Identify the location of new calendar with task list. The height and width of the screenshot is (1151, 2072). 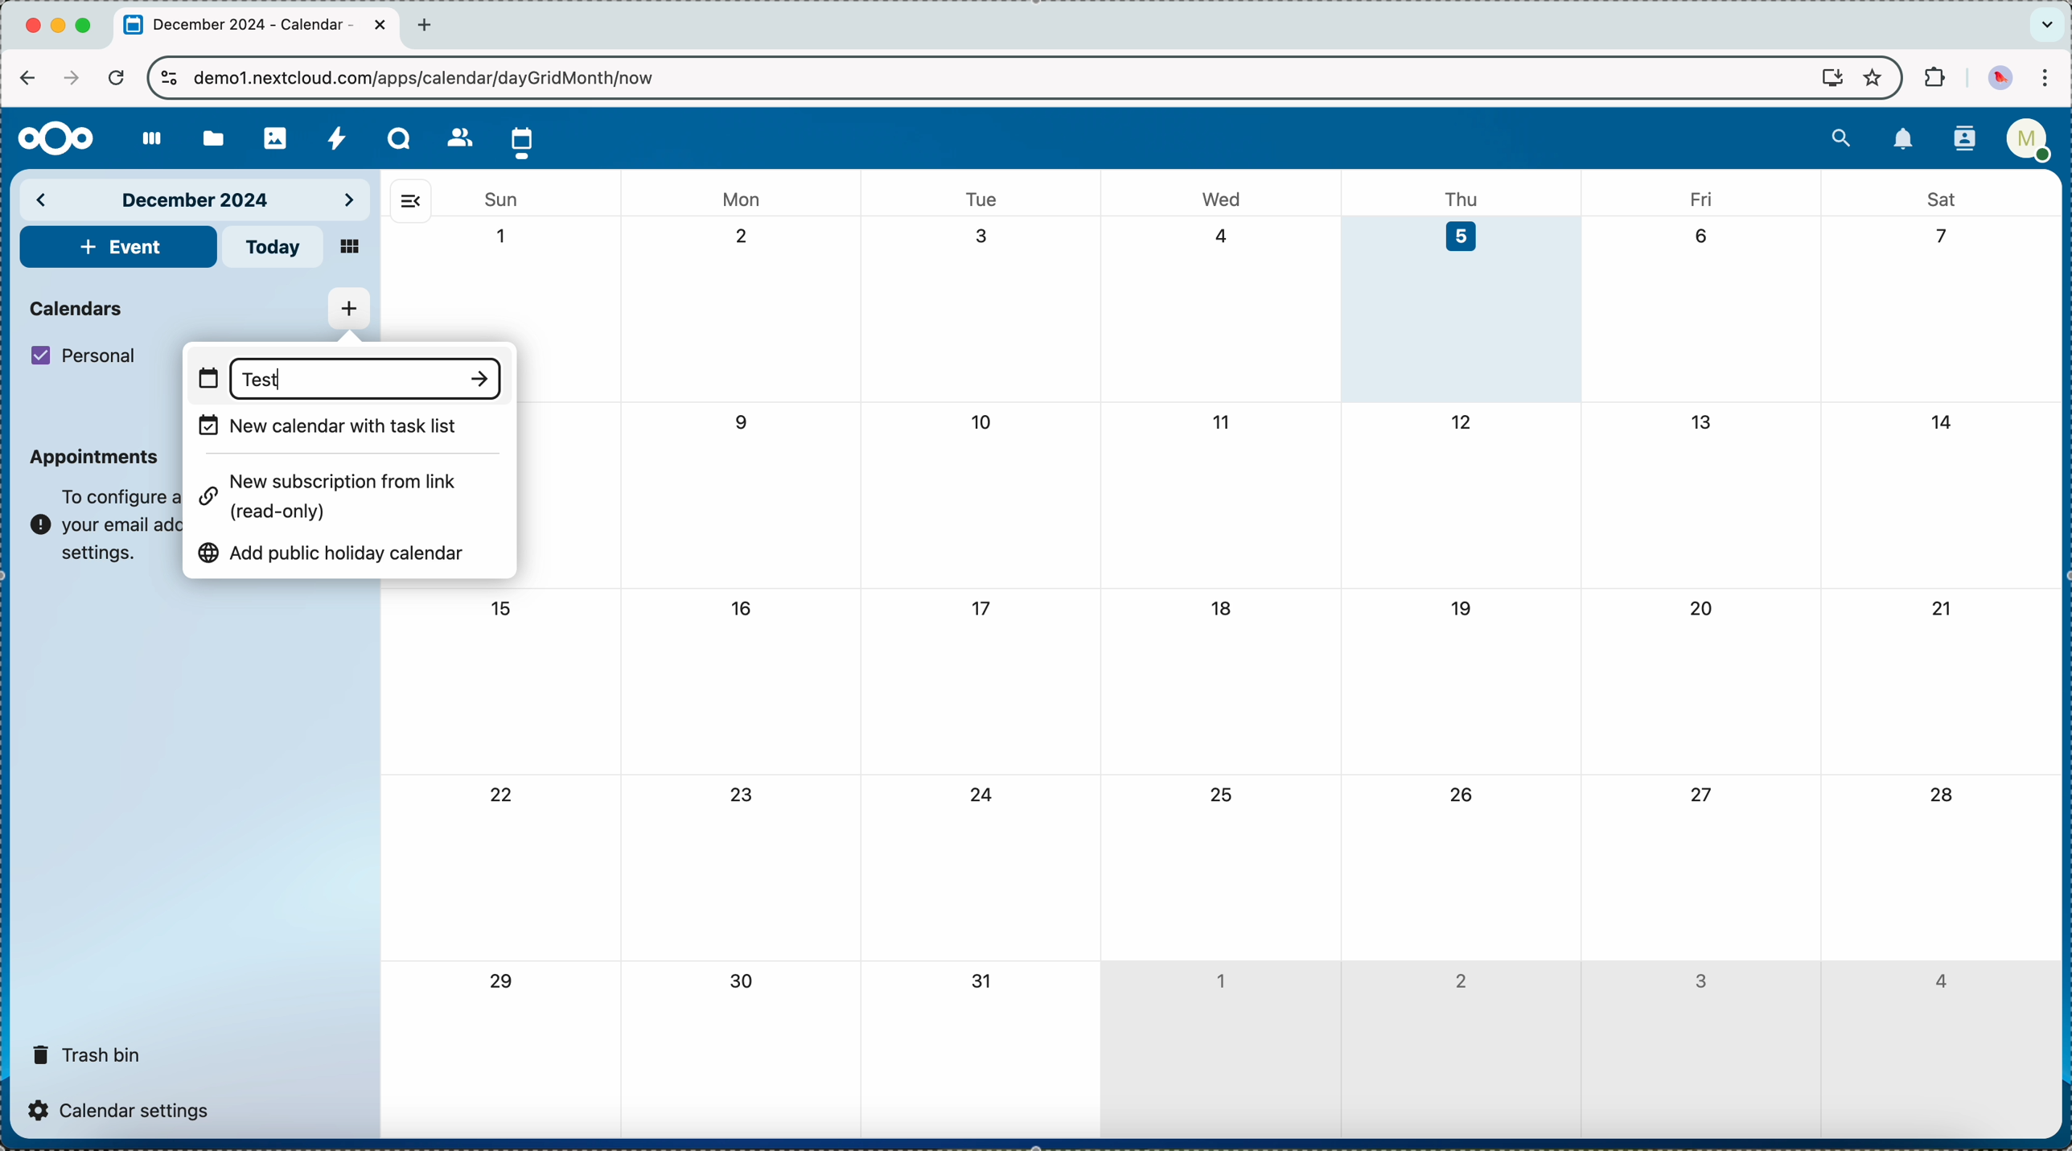
(330, 427).